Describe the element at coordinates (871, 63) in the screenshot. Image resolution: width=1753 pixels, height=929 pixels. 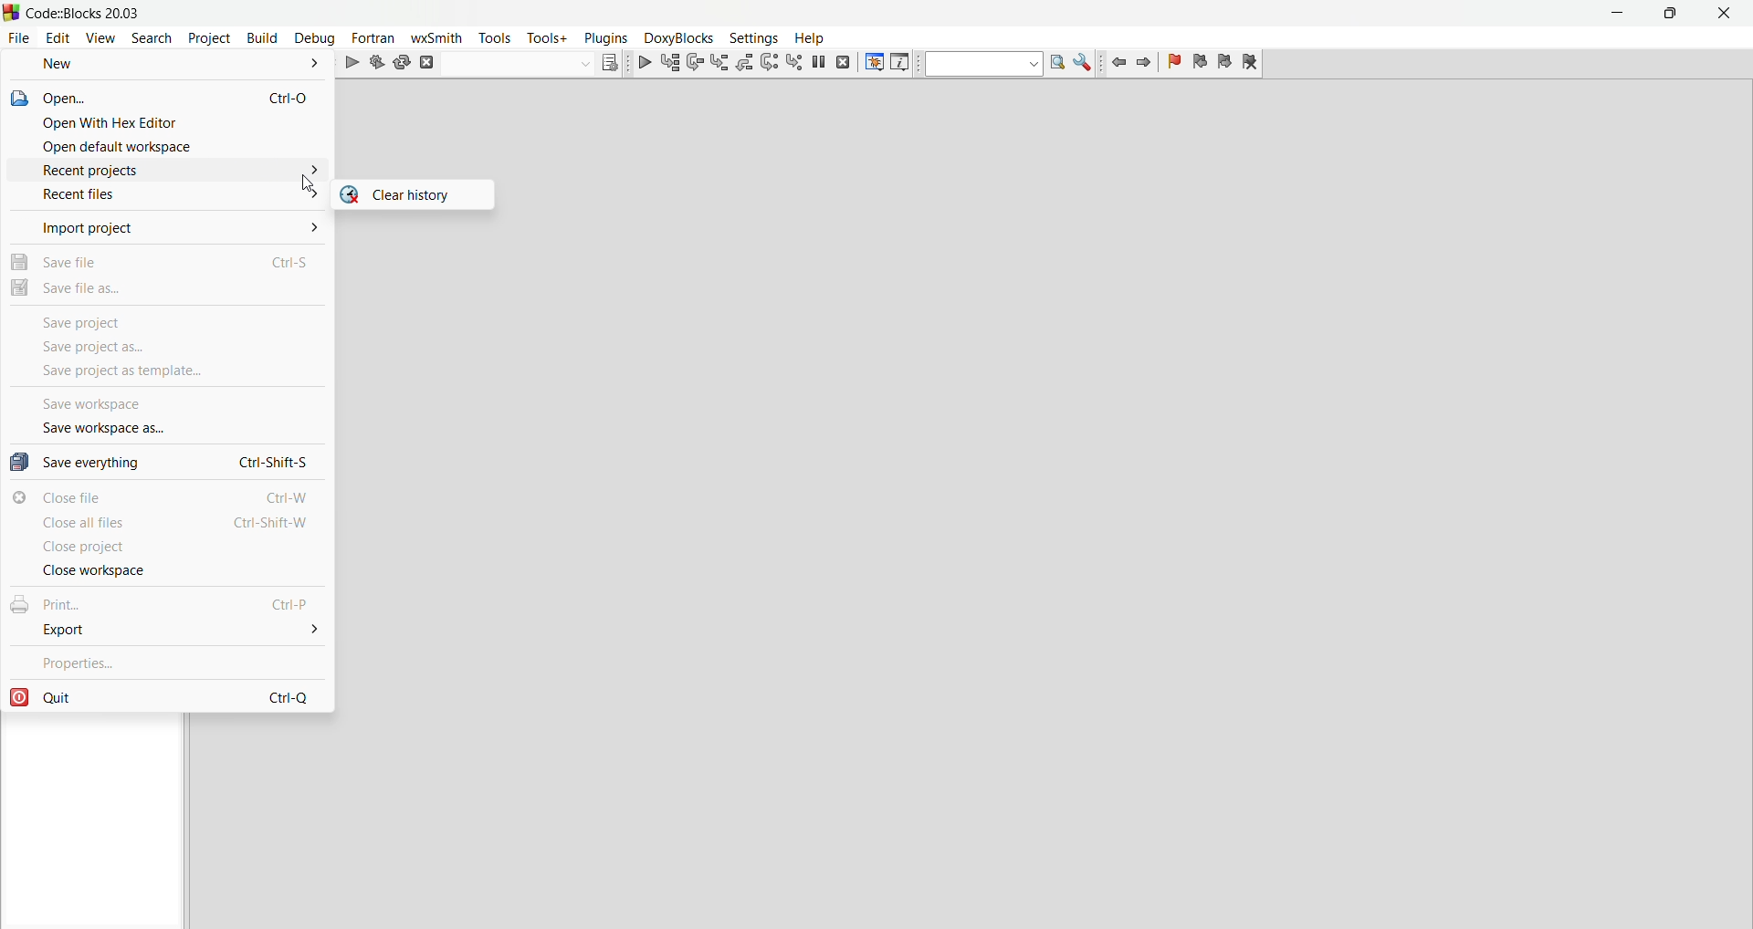
I see `debugging windows` at that location.